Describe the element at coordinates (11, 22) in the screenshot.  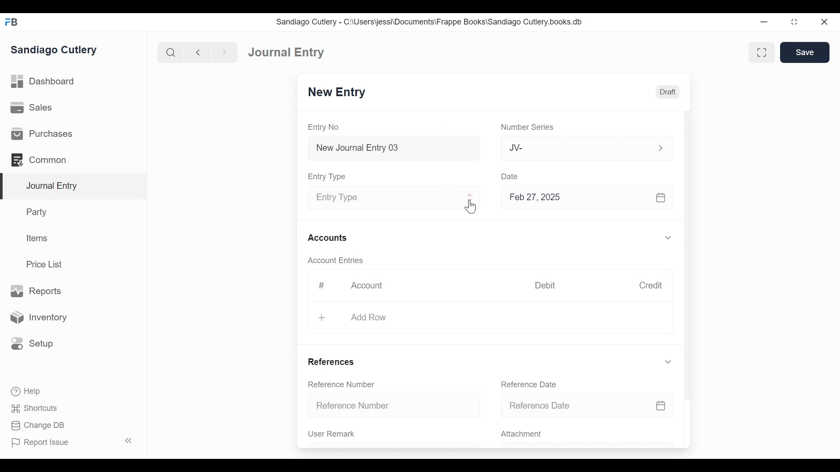
I see `Frappe Books Desktop Icon` at that location.